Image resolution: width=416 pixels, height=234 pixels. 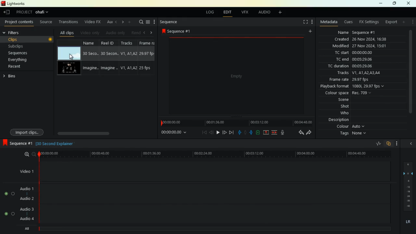 I want to click on who, so click(x=346, y=113).